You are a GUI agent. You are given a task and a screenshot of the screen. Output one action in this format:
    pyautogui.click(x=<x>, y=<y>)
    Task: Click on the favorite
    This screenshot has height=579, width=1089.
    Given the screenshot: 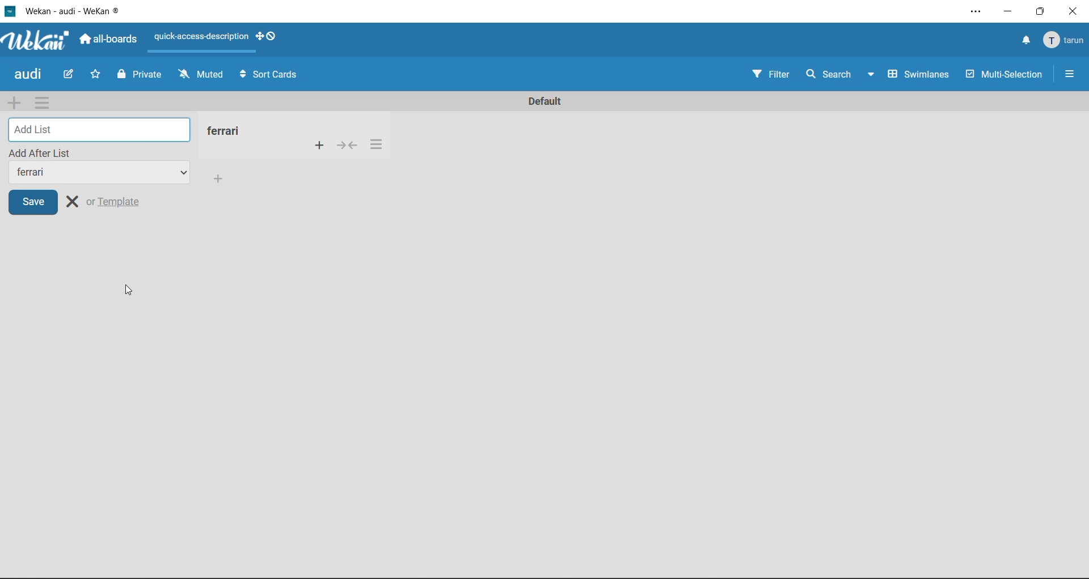 What is the action you would take?
    pyautogui.click(x=97, y=76)
    